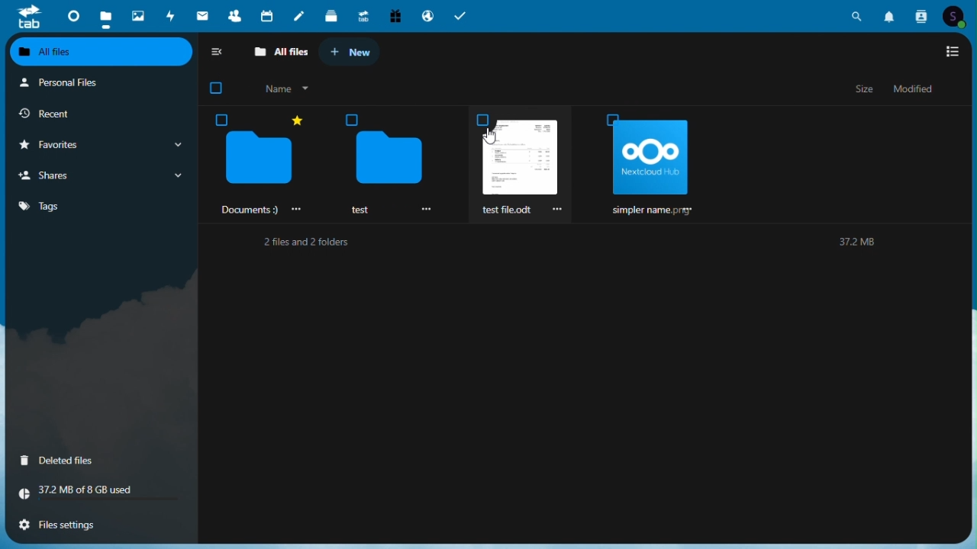  Describe the element at coordinates (233, 14) in the screenshot. I see `Contacts` at that location.